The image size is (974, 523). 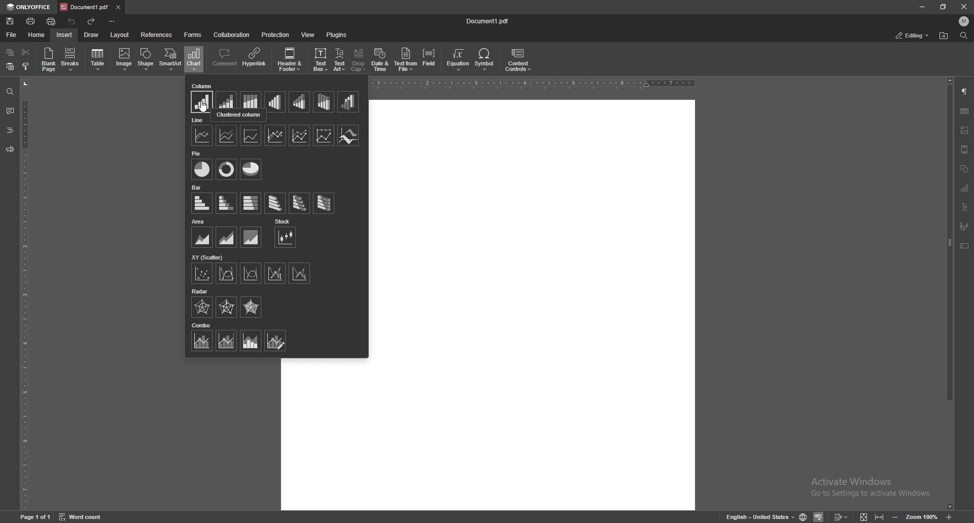 I want to click on 3-D clustered column, so click(x=275, y=102).